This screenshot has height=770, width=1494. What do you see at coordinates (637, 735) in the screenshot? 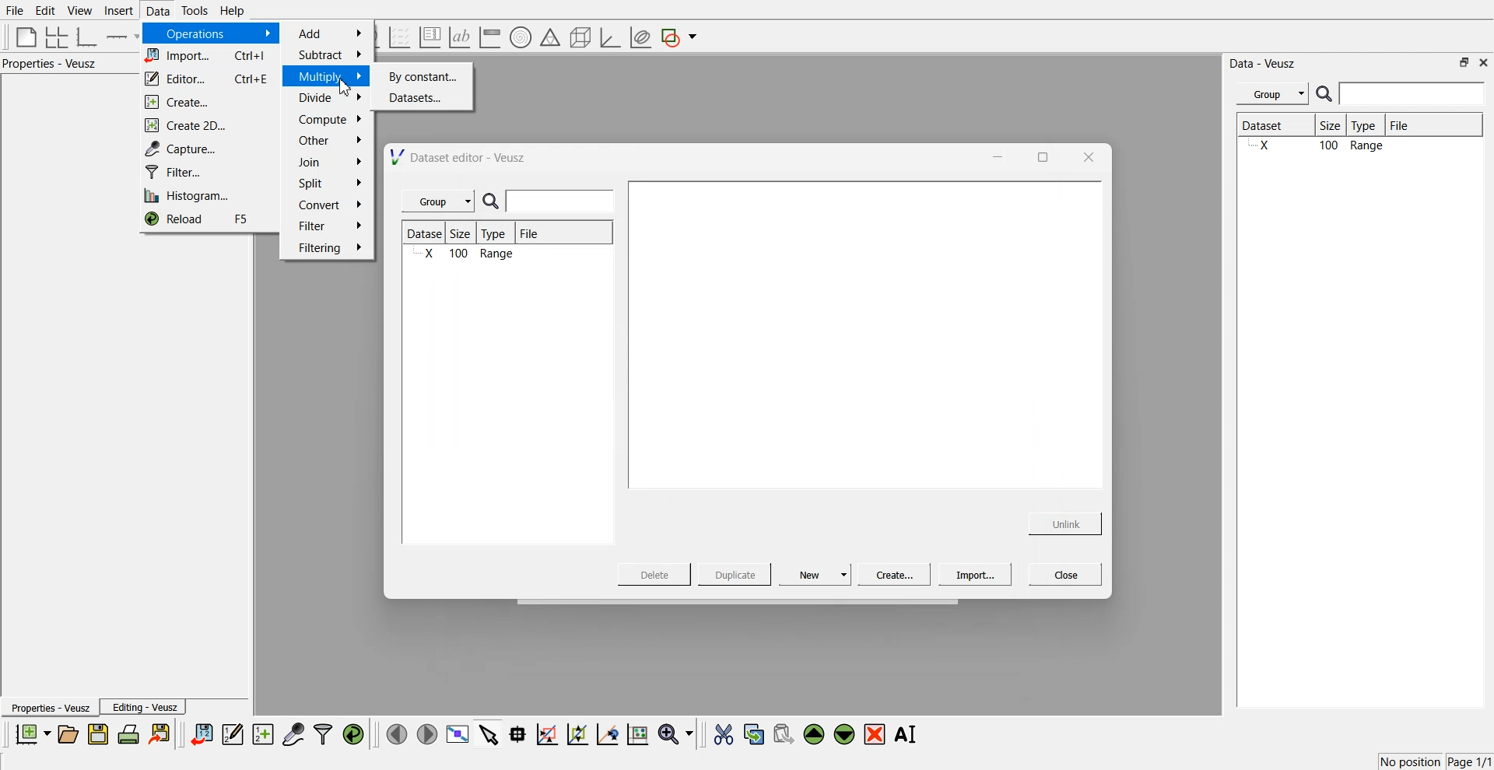
I see `reset the graph axes` at bounding box center [637, 735].